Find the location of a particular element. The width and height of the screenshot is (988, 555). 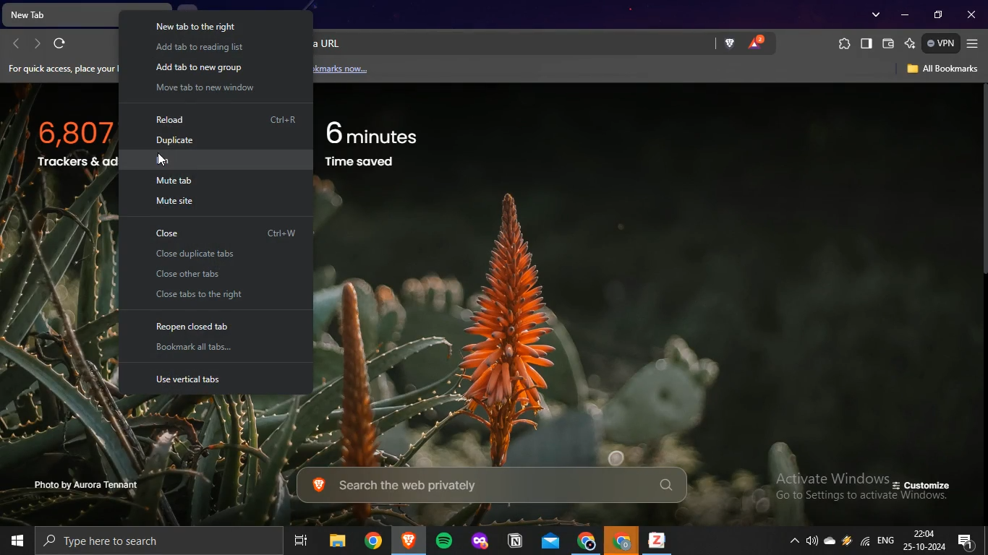

new tab to the right is located at coordinates (203, 26).